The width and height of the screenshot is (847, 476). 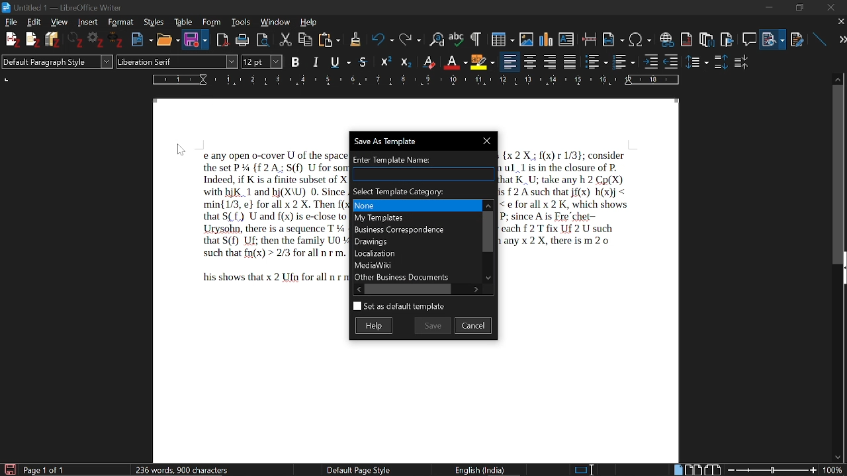 I want to click on Vertical scrollbar, so click(x=487, y=230).